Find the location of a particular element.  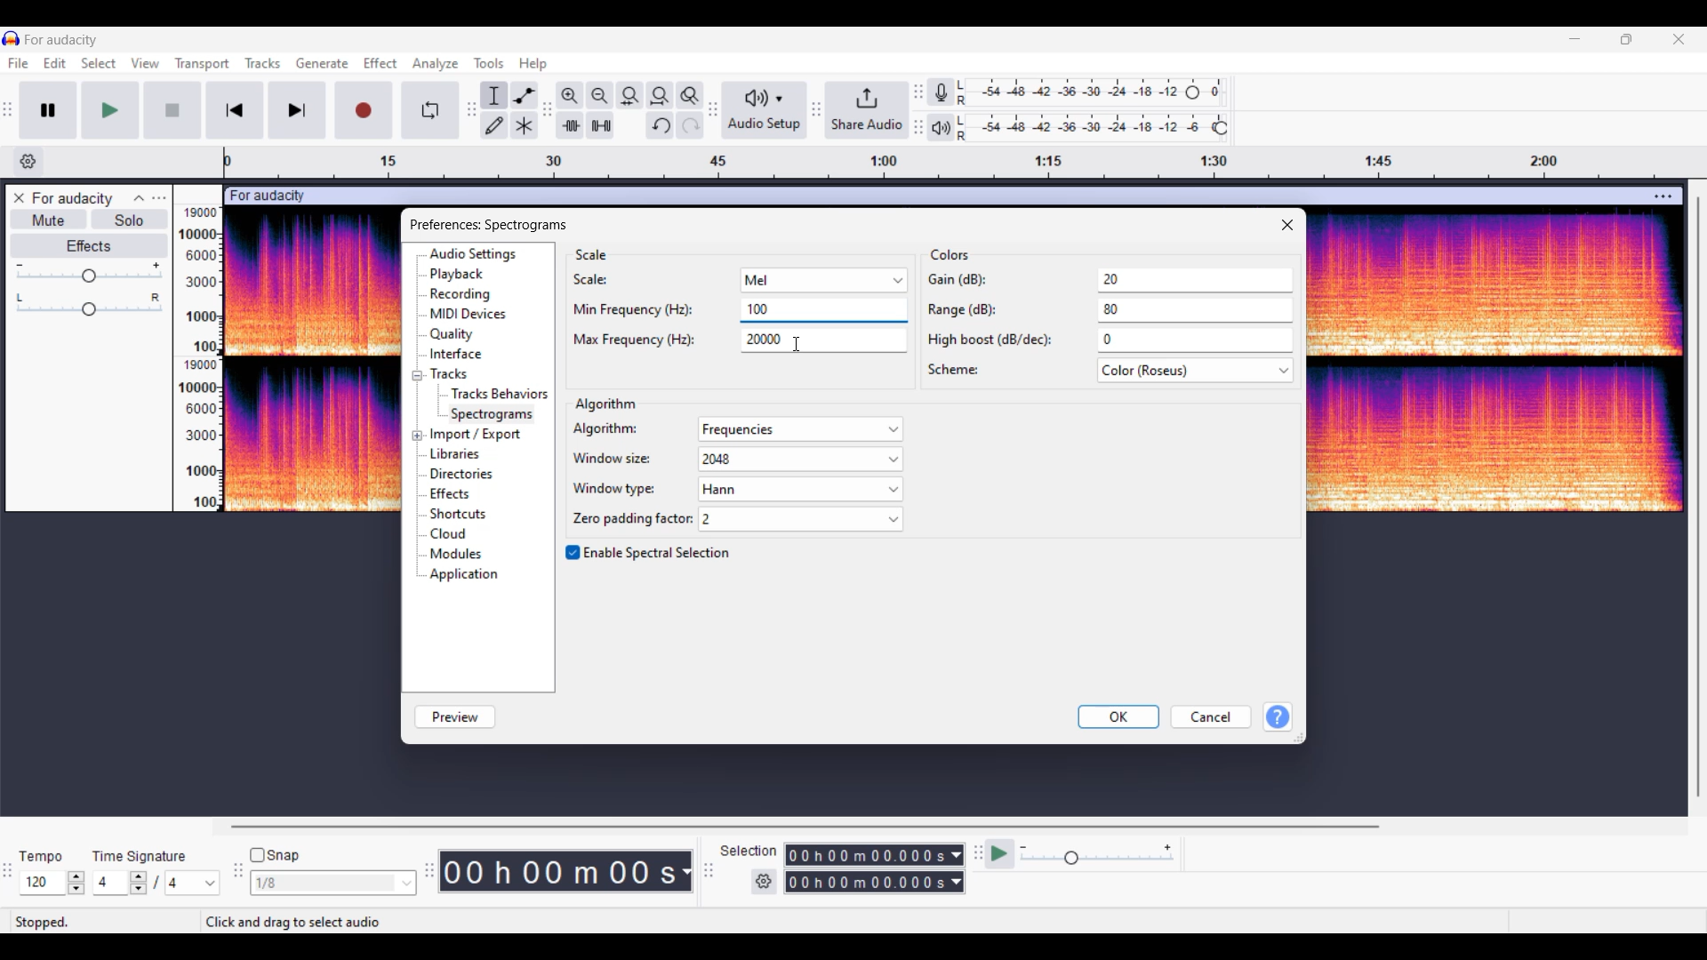

Preview is located at coordinates (455, 717).